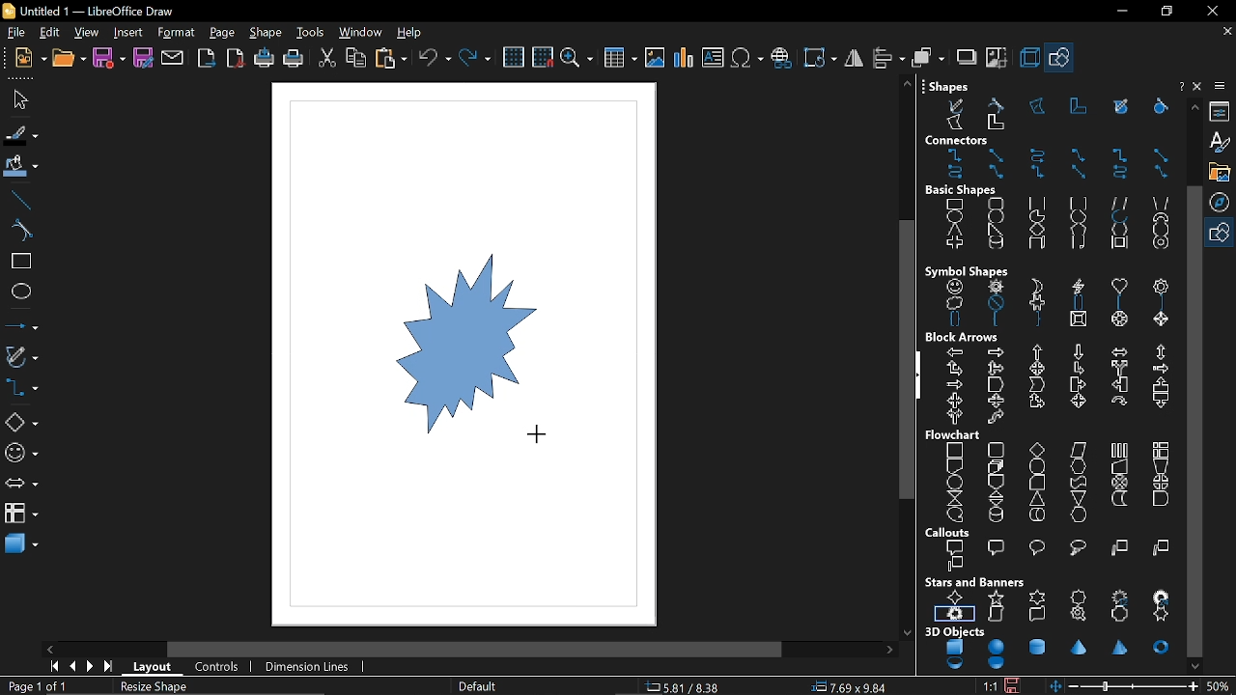 Image resolution: width=1236 pixels, height=695 pixels. Describe the element at coordinates (20, 231) in the screenshot. I see `curve` at that location.